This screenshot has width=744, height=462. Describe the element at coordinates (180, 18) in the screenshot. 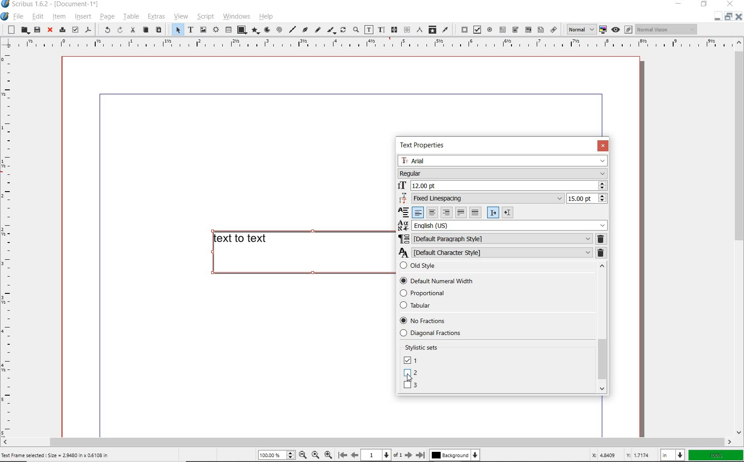

I see `view` at that location.